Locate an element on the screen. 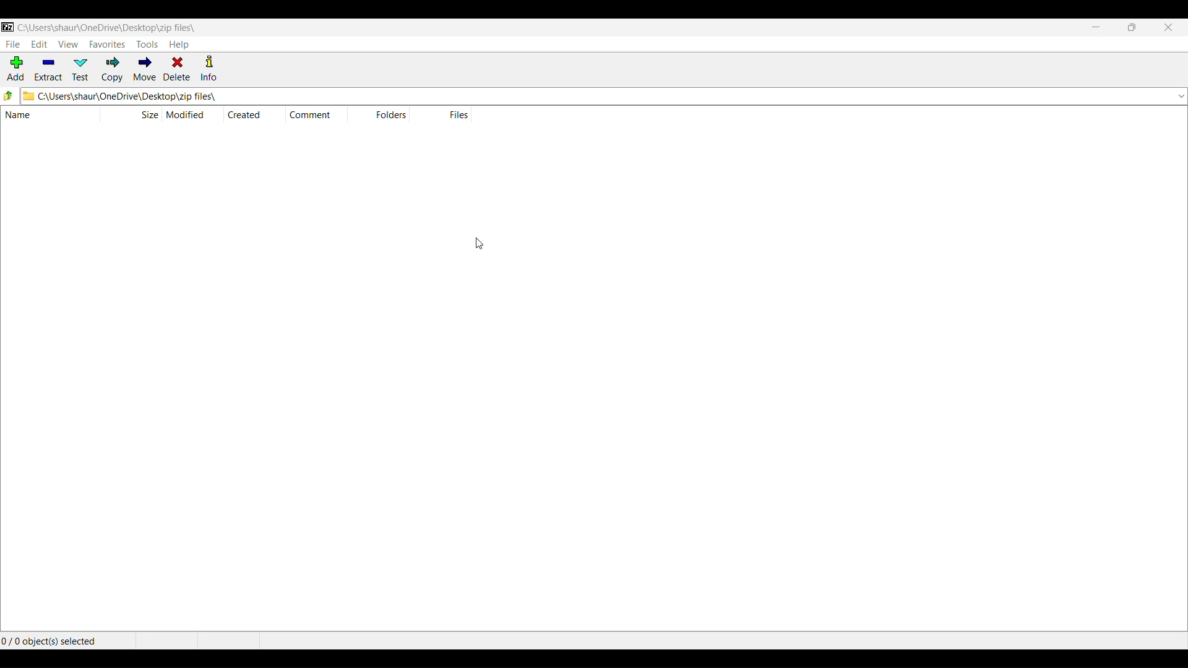 Image resolution: width=1188 pixels, height=668 pixels. AVAILABLE FOLDERS is located at coordinates (1179, 96).